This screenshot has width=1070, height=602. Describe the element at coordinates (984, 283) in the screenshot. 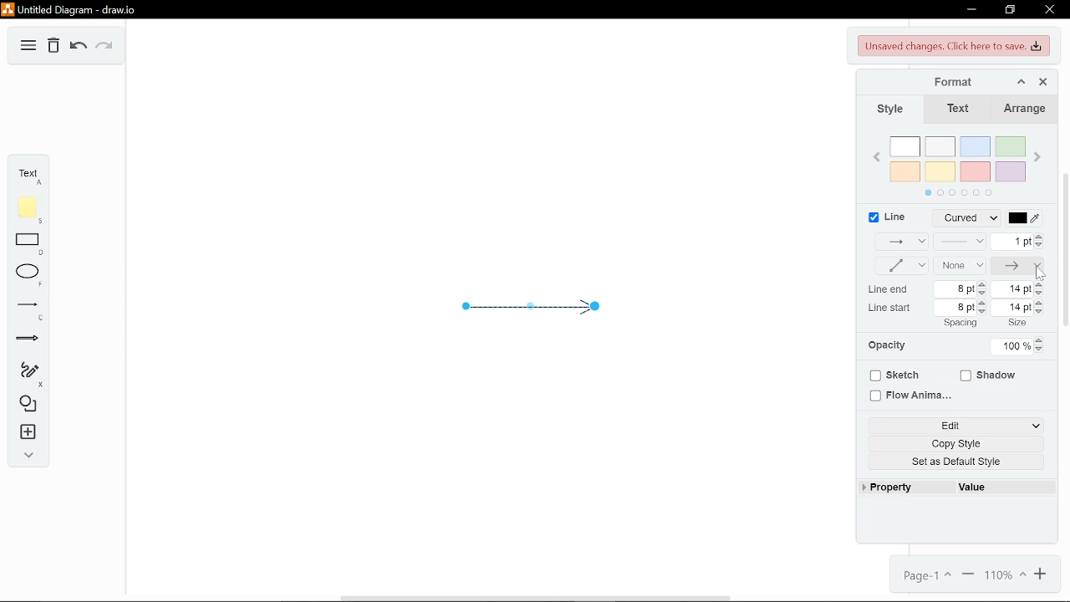

I see `Increase LIne end spacing` at that location.